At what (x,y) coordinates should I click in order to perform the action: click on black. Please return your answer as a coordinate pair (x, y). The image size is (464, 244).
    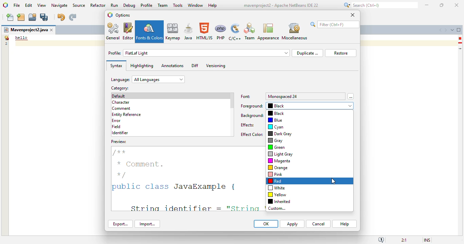
    Looking at the image, I should click on (310, 106).